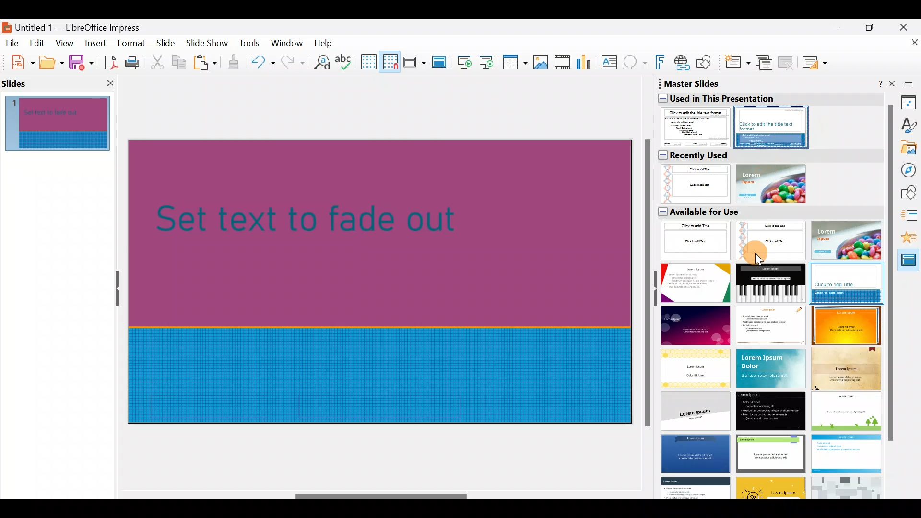 Image resolution: width=921 pixels, height=518 pixels. What do you see at coordinates (835, 32) in the screenshot?
I see `Minimise` at bounding box center [835, 32].